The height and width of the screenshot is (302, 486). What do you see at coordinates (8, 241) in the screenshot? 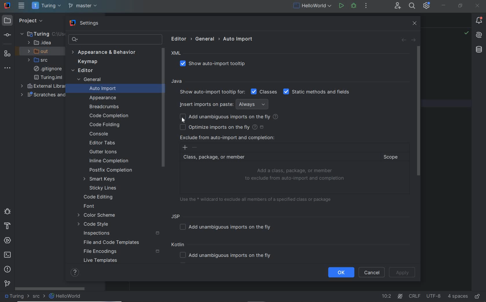
I see `services` at bounding box center [8, 241].